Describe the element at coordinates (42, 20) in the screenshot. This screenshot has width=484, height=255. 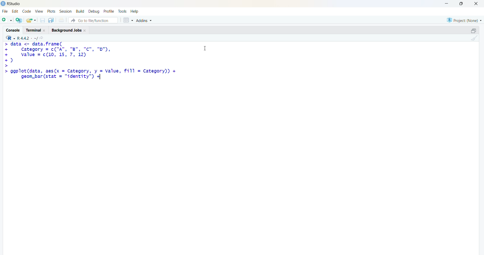
I see `save current document` at that location.